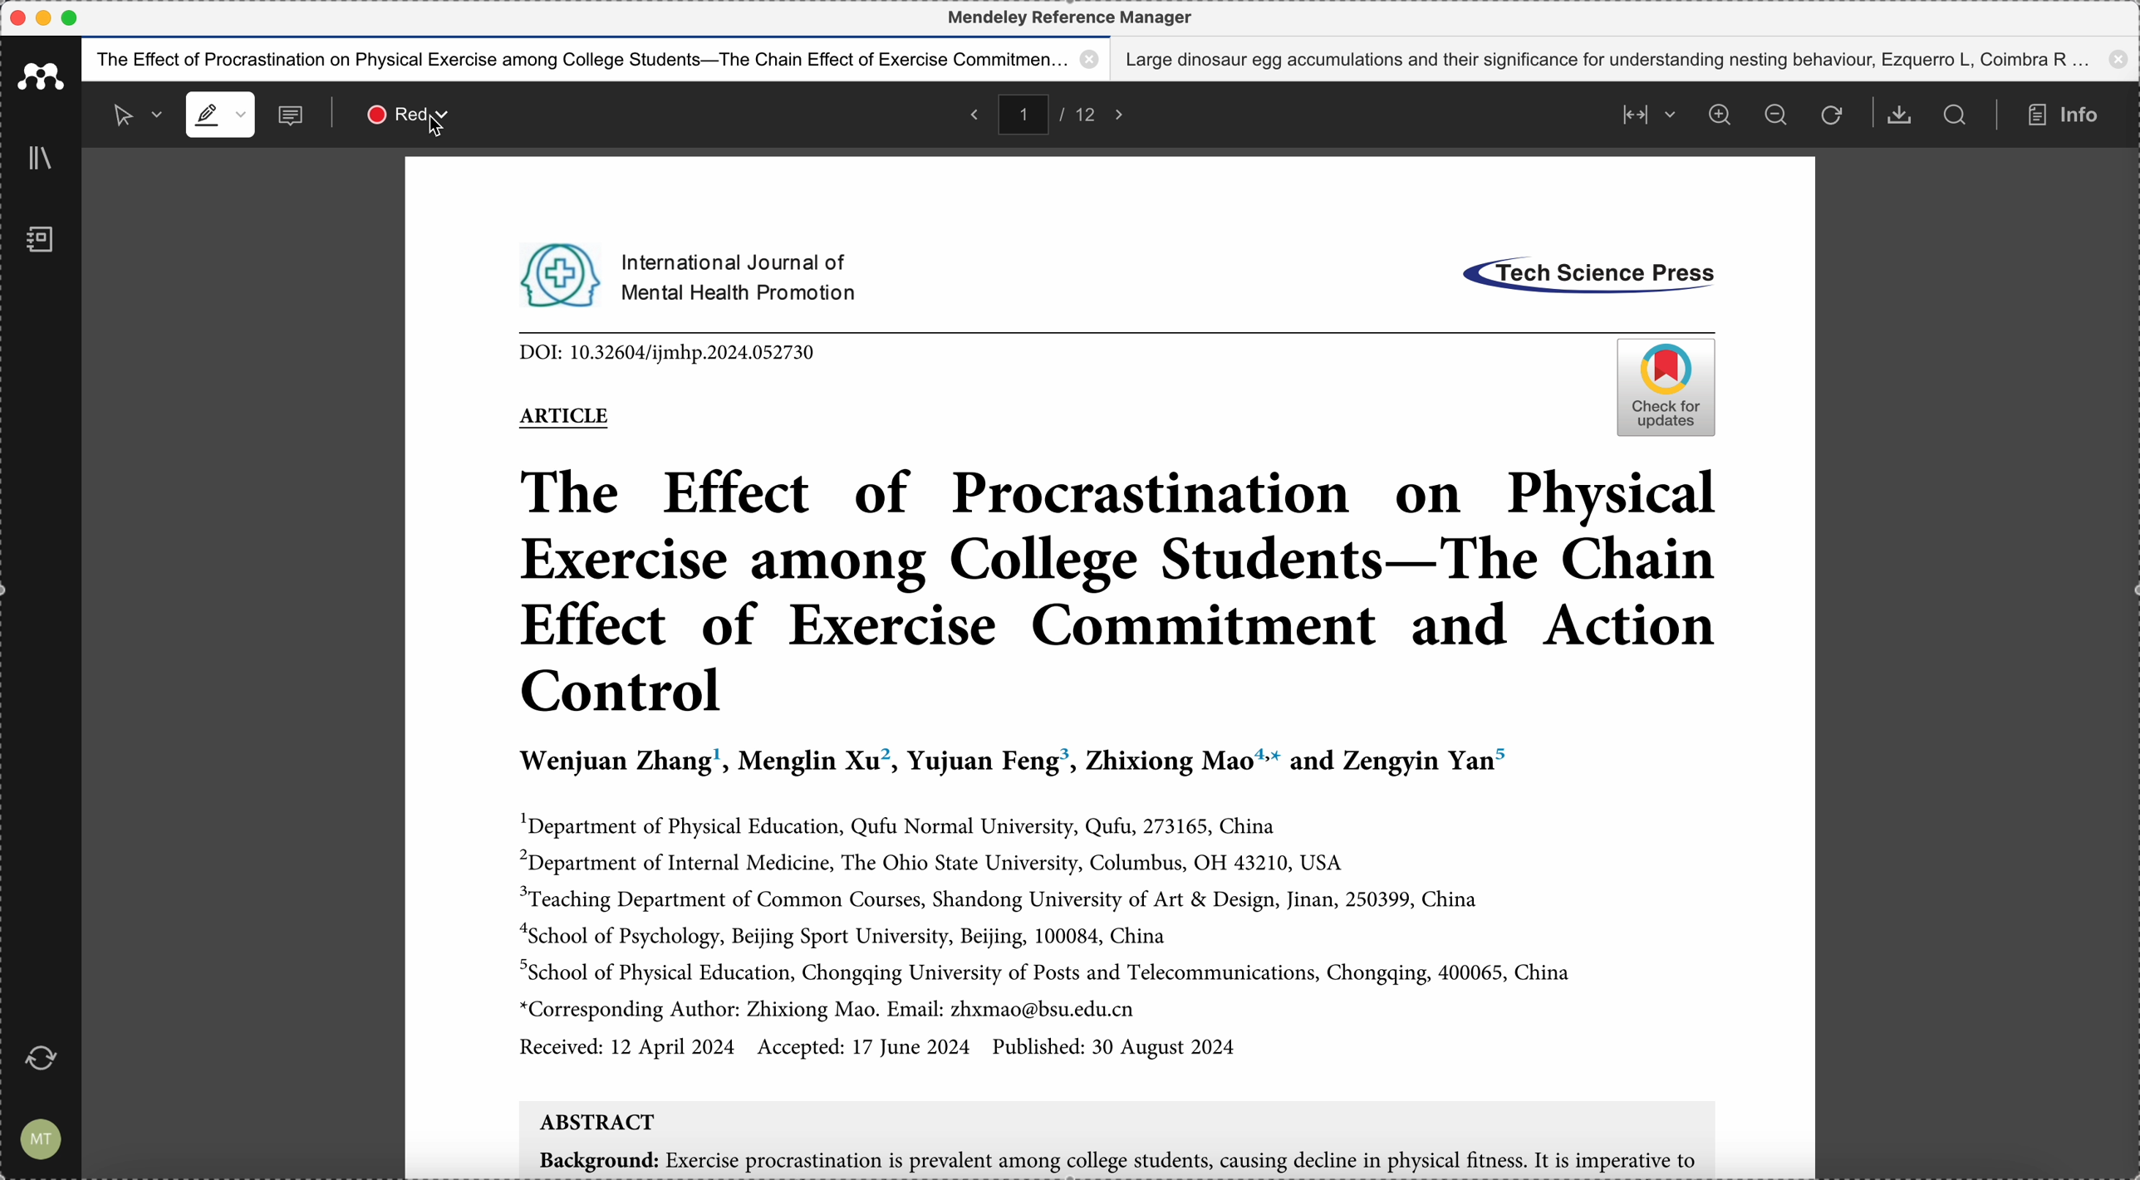 This screenshot has width=2140, height=1180. Describe the element at coordinates (1779, 116) in the screenshot. I see `zoom out` at that location.